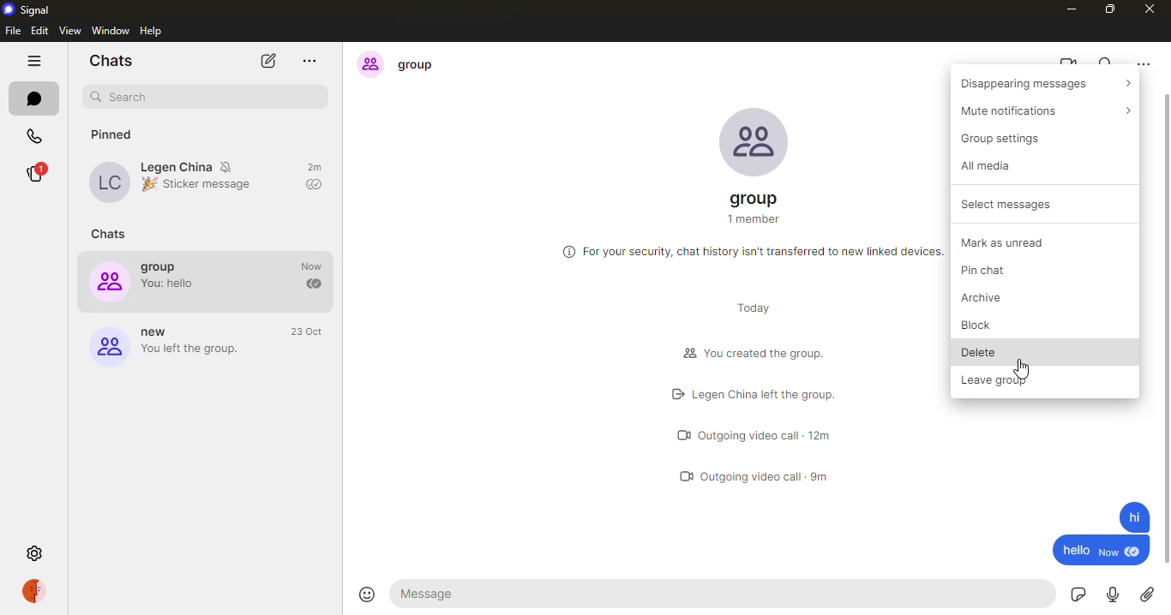  What do you see at coordinates (770, 474) in the screenshot?
I see `outgoing video call 9m` at bounding box center [770, 474].